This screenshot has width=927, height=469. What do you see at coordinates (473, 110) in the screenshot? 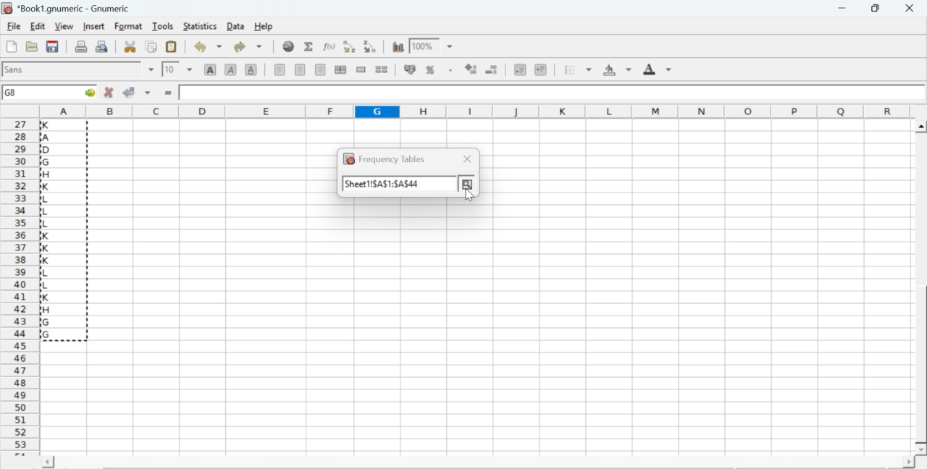
I see `column names` at bounding box center [473, 110].